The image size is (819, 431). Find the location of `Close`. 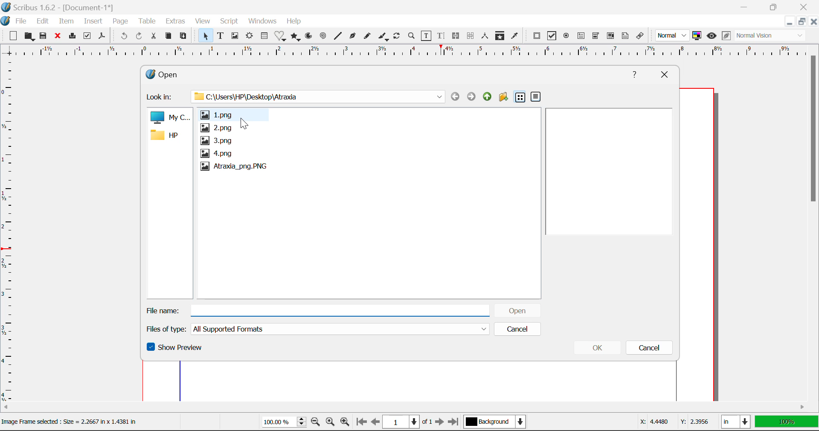

Close is located at coordinates (806, 7).